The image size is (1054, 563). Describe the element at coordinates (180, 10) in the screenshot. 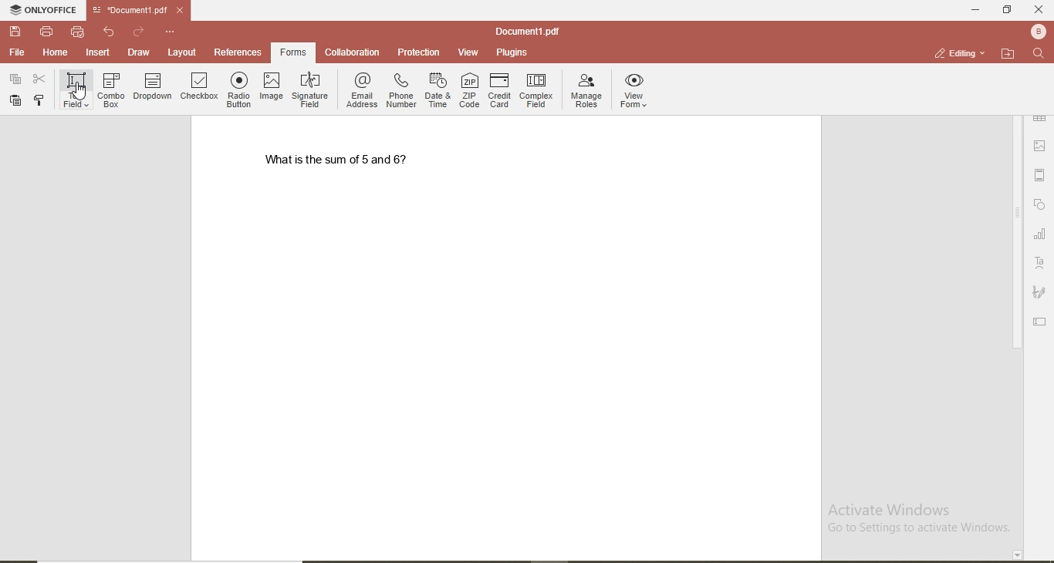

I see `close` at that location.